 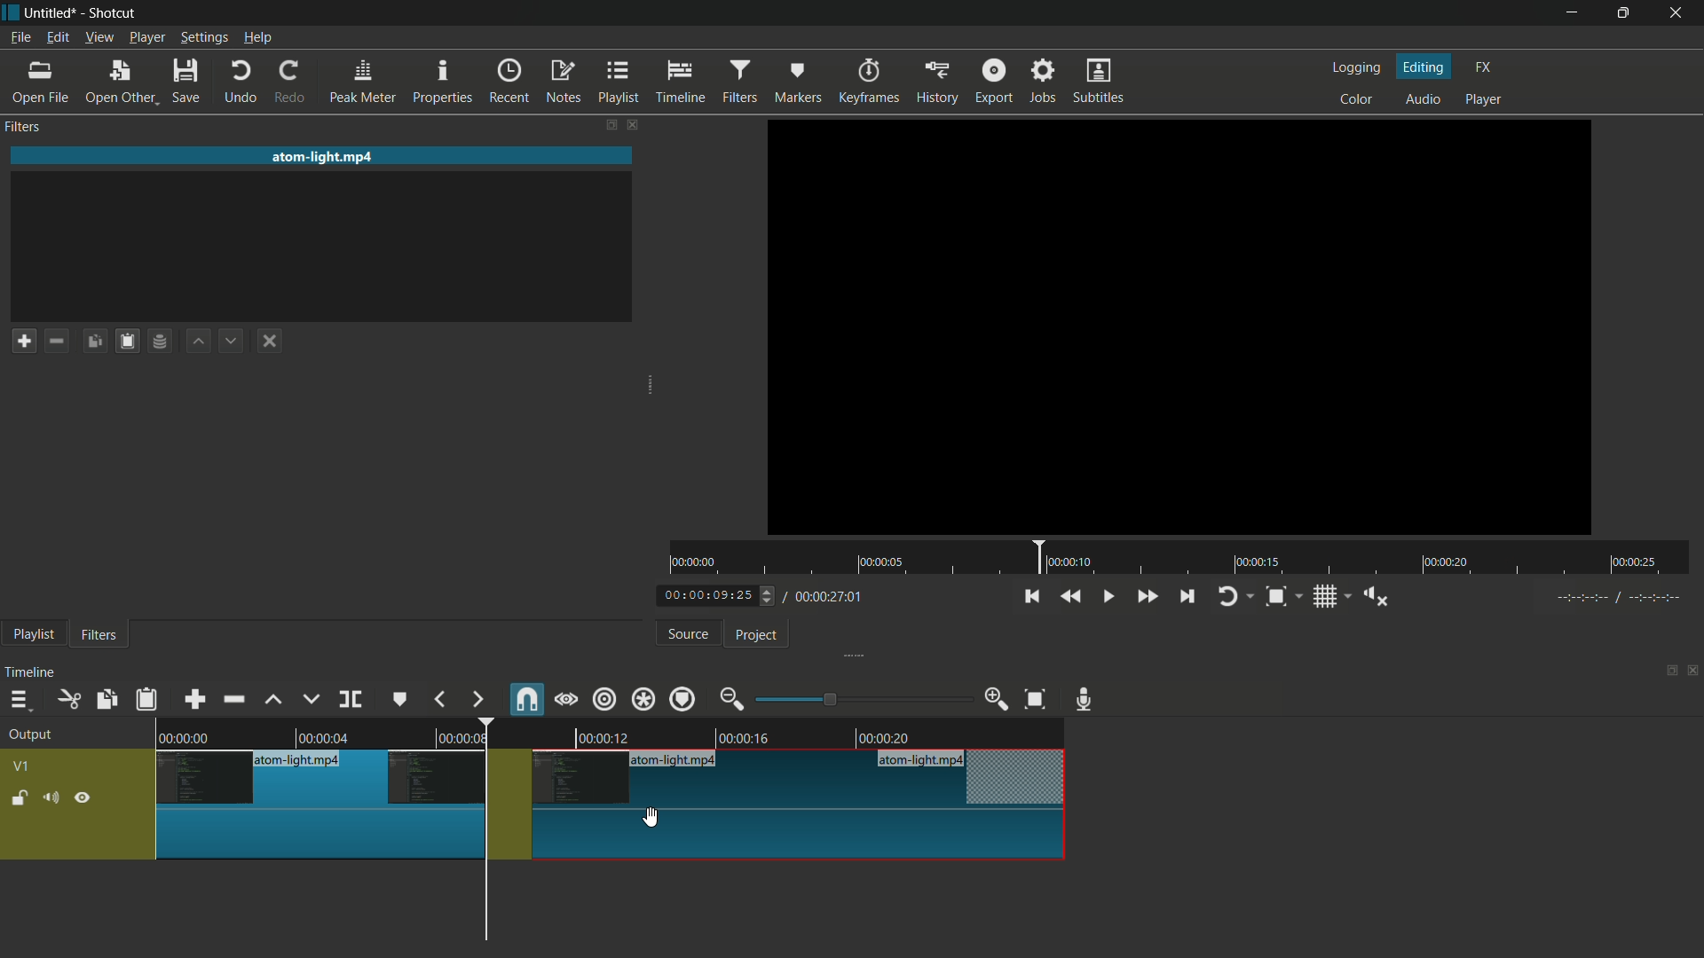 I want to click on jobs, so click(x=1045, y=79).